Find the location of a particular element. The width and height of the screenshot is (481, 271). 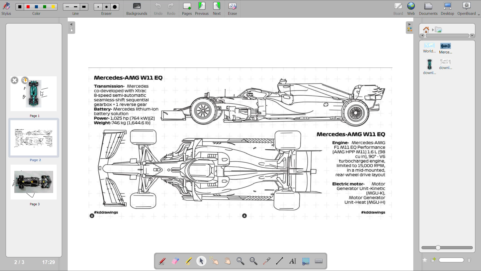

color 4 is located at coordinates (45, 7).